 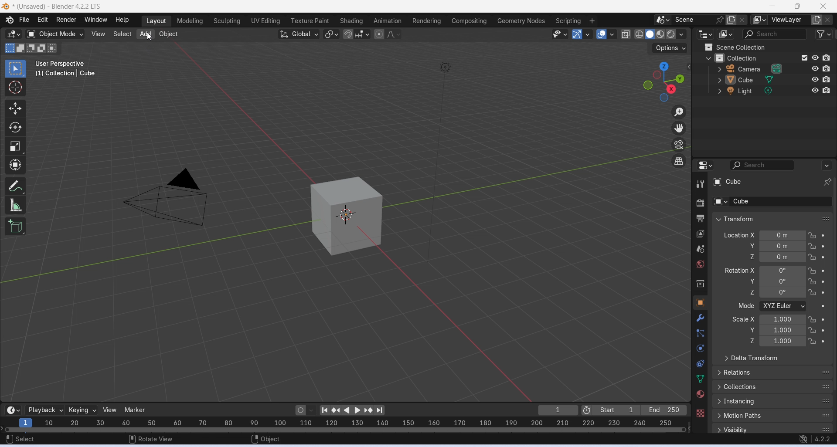 What do you see at coordinates (823, 342) in the screenshot?
I see `animate property` at bounding box center [823, 342].